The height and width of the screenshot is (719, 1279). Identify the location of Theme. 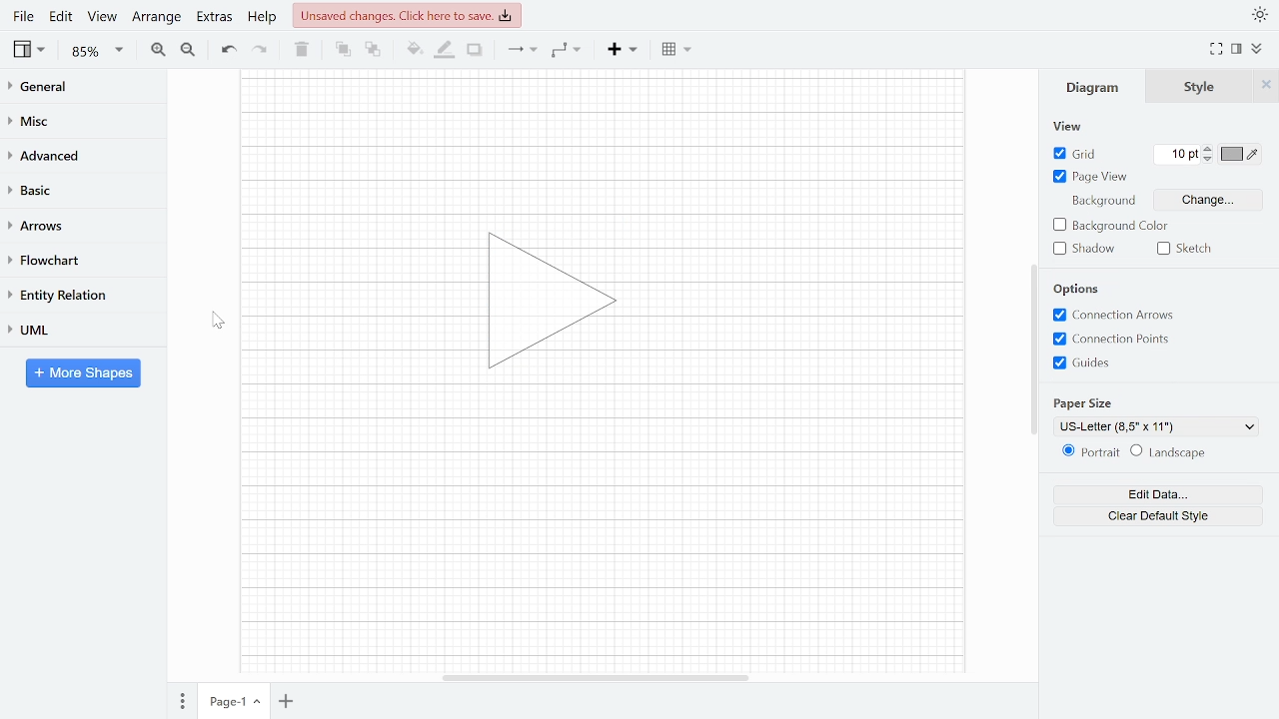
(1261, 14).